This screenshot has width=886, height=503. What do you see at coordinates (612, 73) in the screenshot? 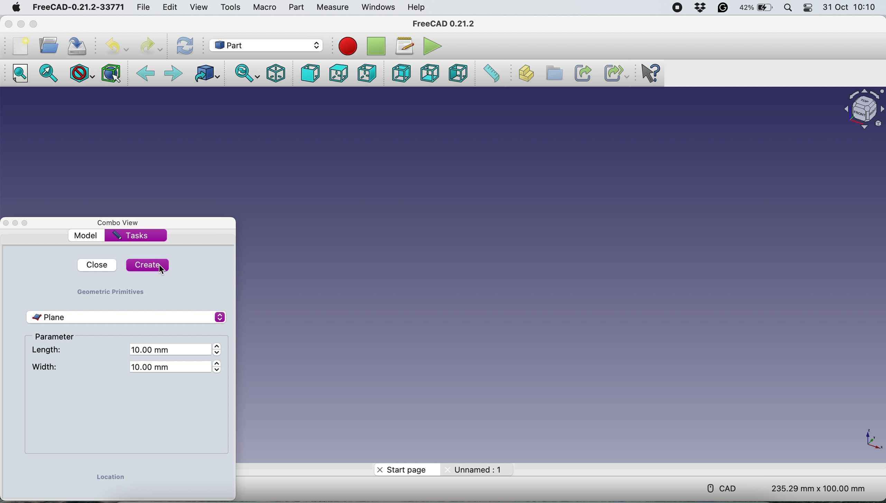
I see `Make sub-link` at bounding box center [612, 73].